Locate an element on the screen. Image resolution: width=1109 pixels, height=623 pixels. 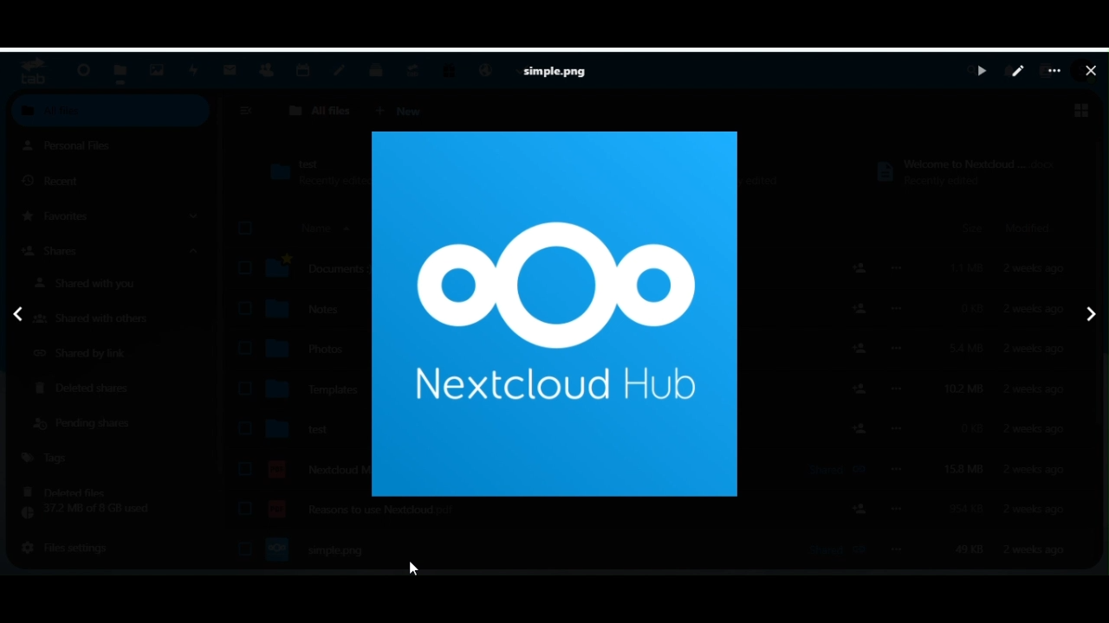
File name is located at coordinates (561, 72).